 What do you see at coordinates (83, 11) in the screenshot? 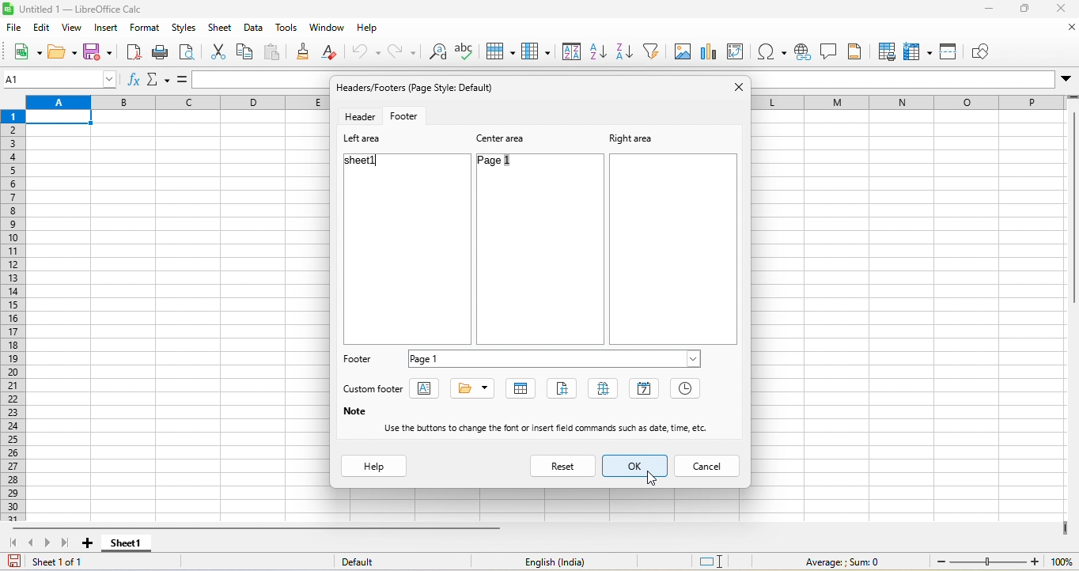
I see `title` at bounding box center [83, 11].